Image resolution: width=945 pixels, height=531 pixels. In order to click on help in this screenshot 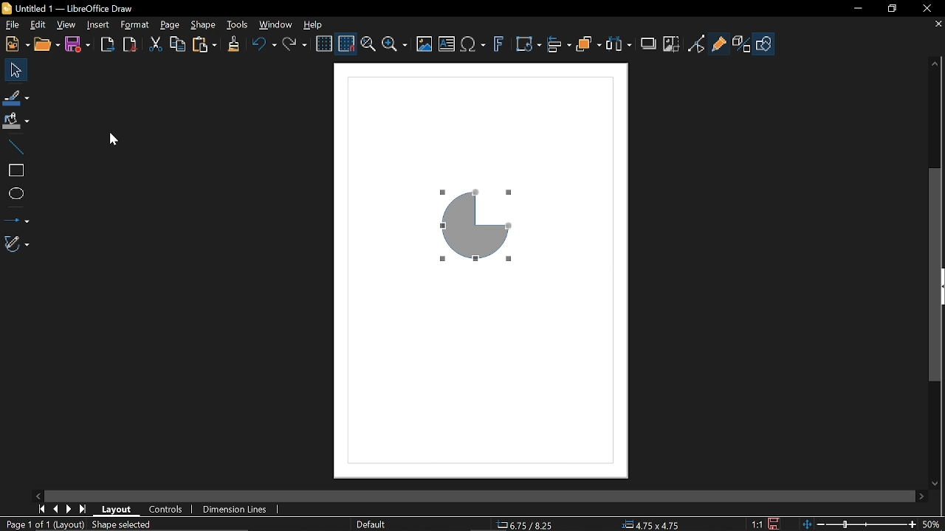, I will do `click(315, 25)`.